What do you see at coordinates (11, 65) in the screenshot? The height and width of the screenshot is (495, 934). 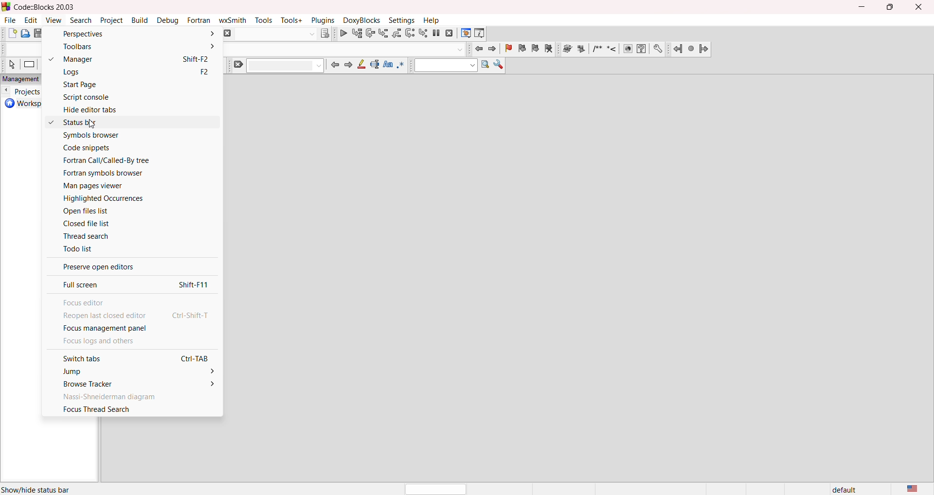 I see `select` at bounding box center [11, 65].